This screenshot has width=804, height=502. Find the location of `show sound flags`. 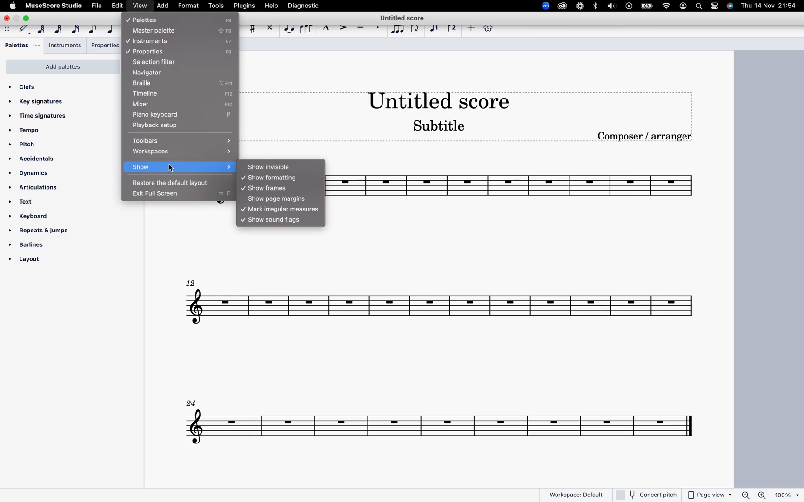

show sound flags is located at coordinates (282, 220).